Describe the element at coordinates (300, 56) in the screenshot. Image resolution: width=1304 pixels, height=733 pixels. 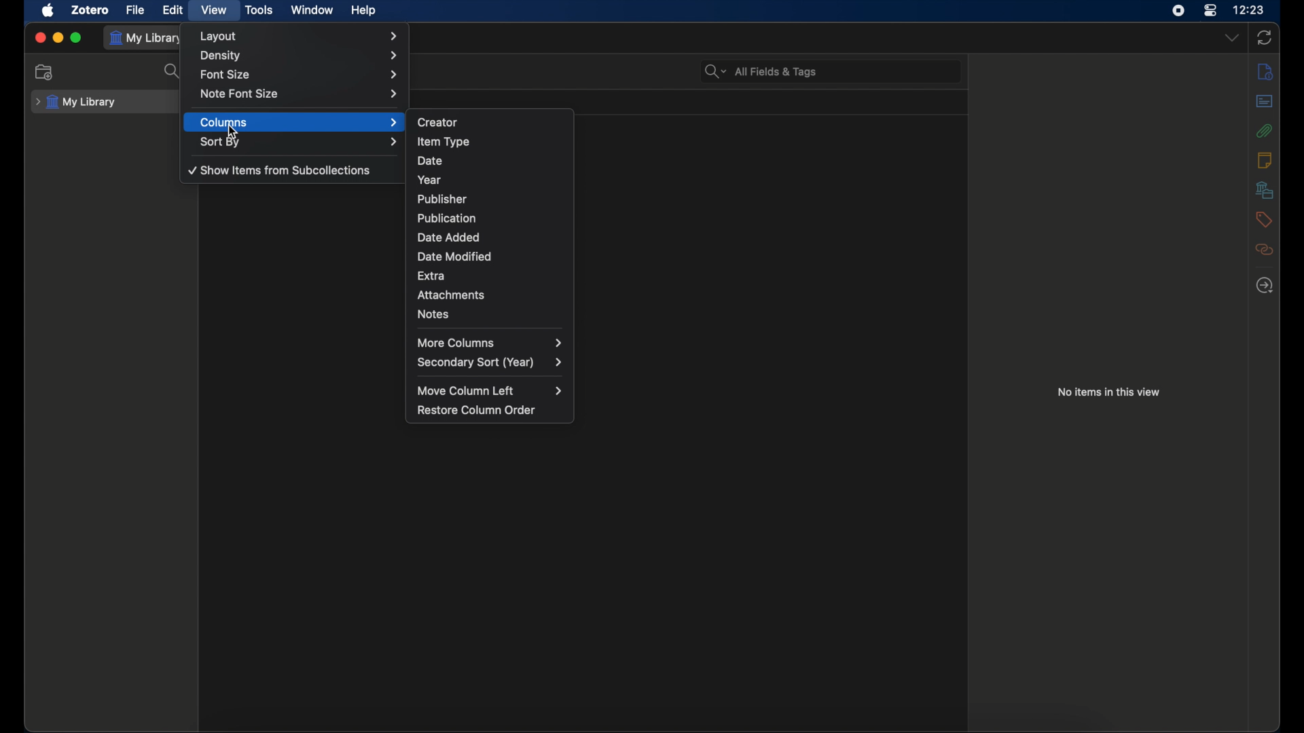
I see `density` at that location.